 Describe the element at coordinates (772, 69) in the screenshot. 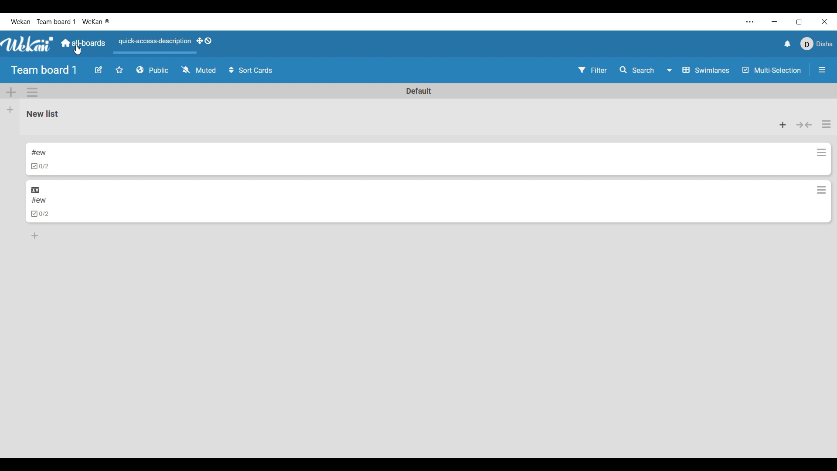

I see `Multi-Selection` at that location.